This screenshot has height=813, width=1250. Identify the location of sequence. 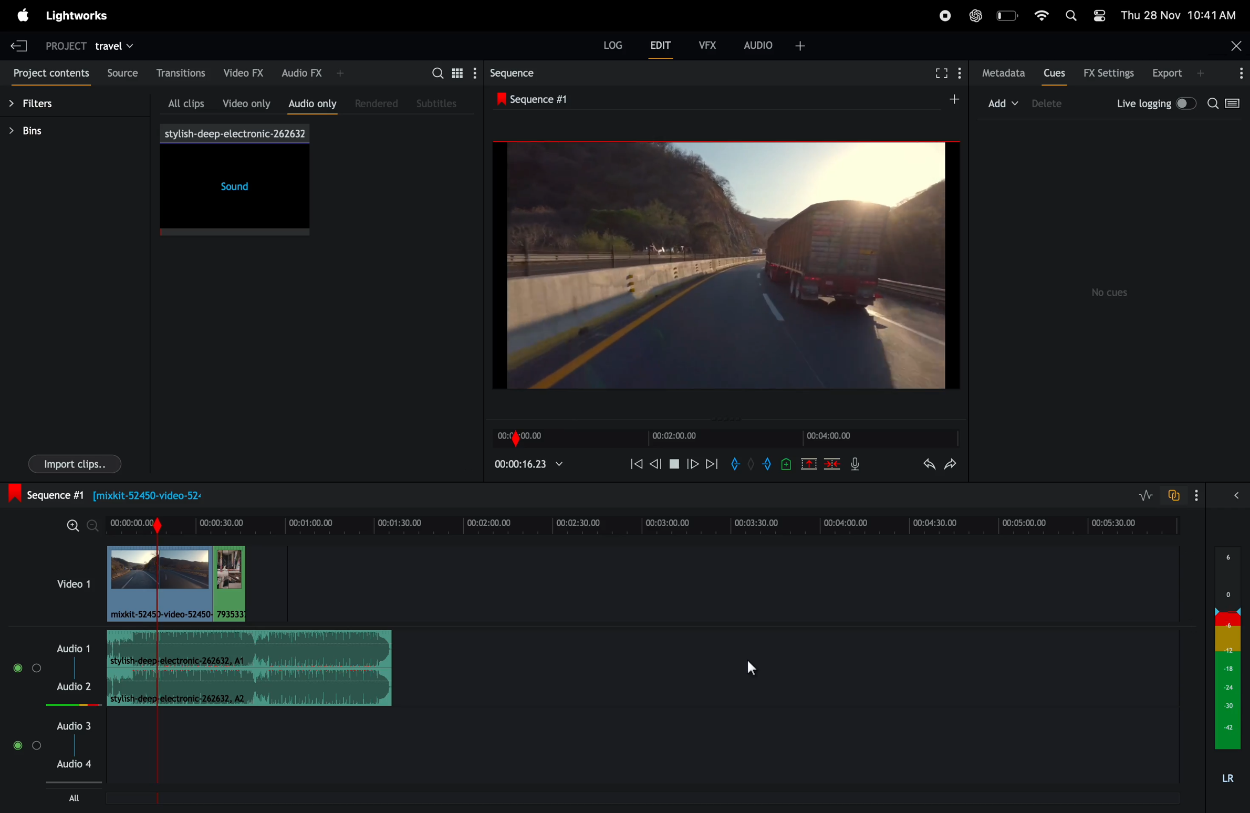
(531, 74).